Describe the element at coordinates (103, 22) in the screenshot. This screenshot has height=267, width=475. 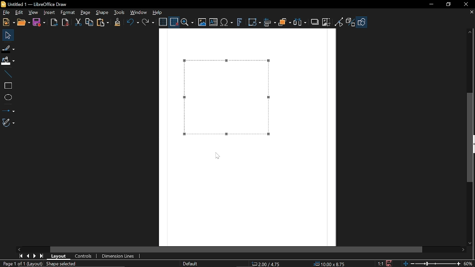
I see `paste` at that location.